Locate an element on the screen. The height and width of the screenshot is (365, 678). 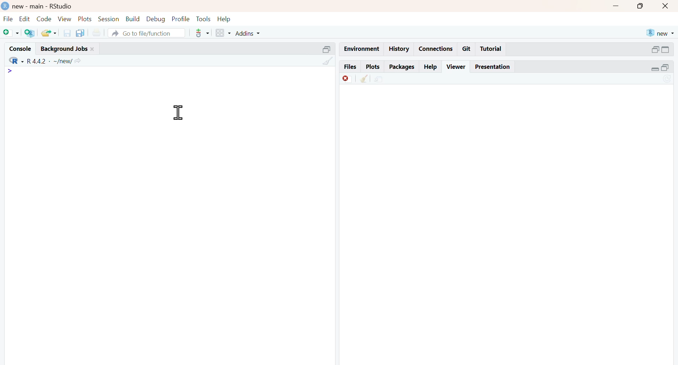
 is located at coordinates (666, 6).